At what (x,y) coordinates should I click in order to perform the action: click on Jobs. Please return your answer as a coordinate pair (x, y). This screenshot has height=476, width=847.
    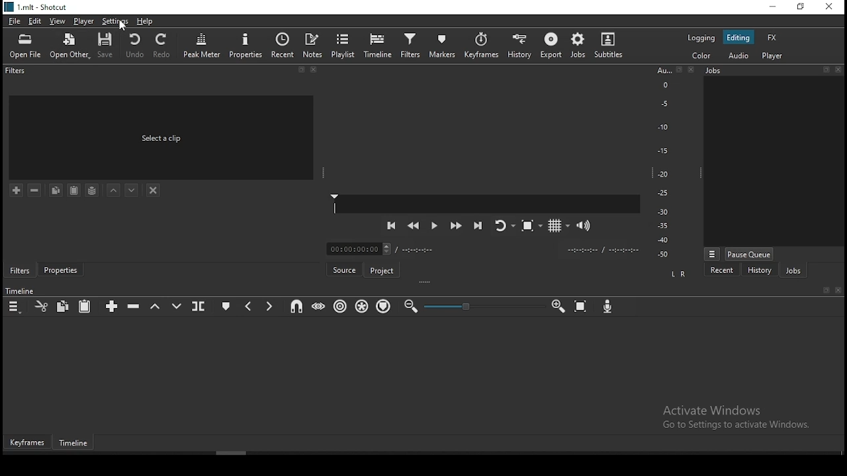
    Looking at the image, I should click on (744, 73).